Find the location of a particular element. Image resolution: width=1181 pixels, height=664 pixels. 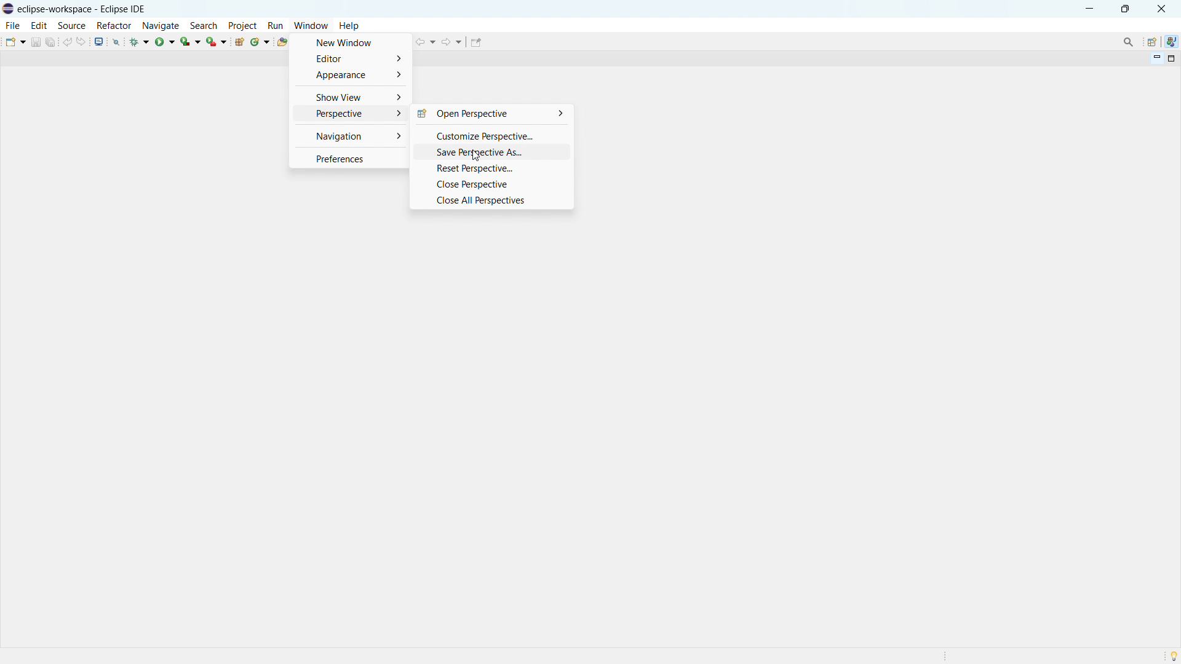

help is located at coordinates (349, 26).